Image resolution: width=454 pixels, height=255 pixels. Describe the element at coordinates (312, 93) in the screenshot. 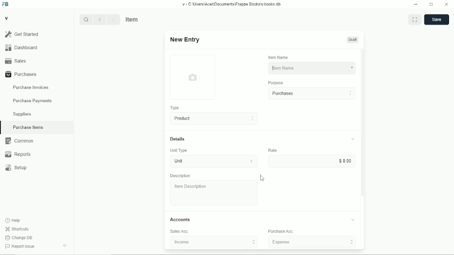

I see `purchases` at that location.